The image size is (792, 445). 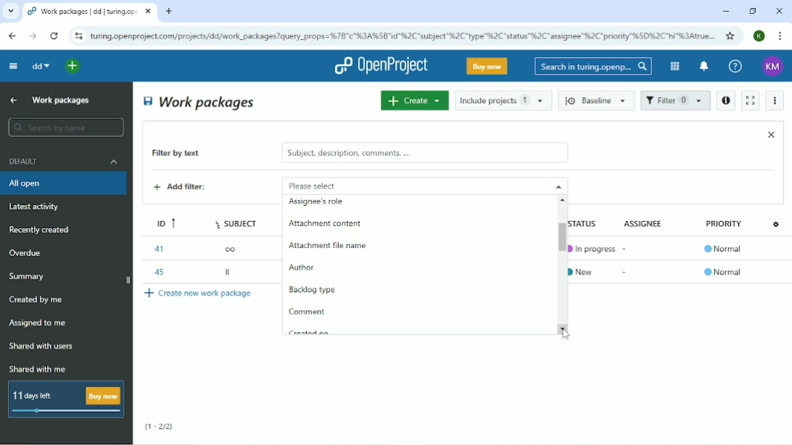 I want to click on Create, so click(x=414, y=100).